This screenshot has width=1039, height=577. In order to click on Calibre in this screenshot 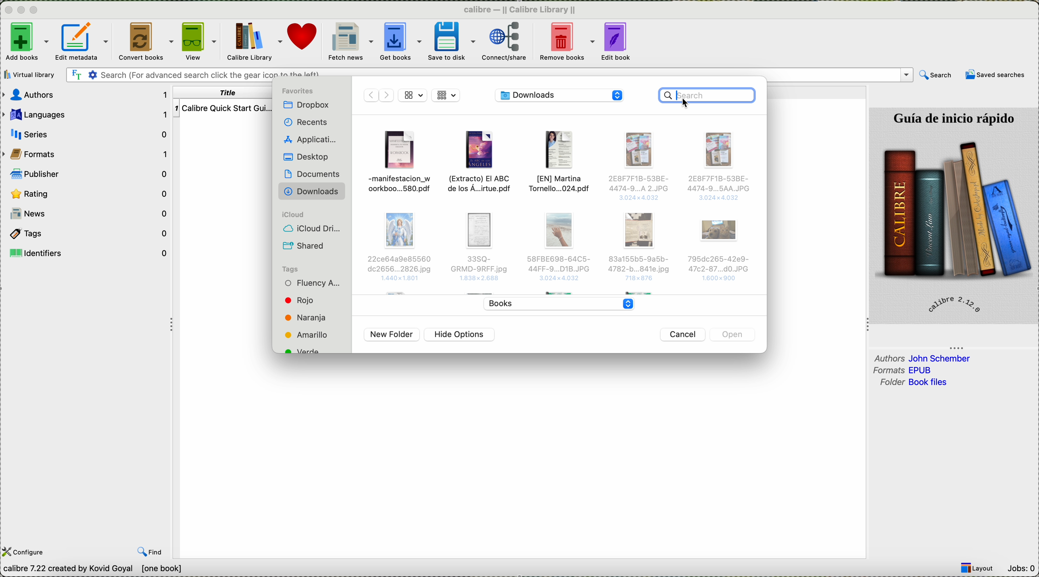, I will do `click(519, 10)`.